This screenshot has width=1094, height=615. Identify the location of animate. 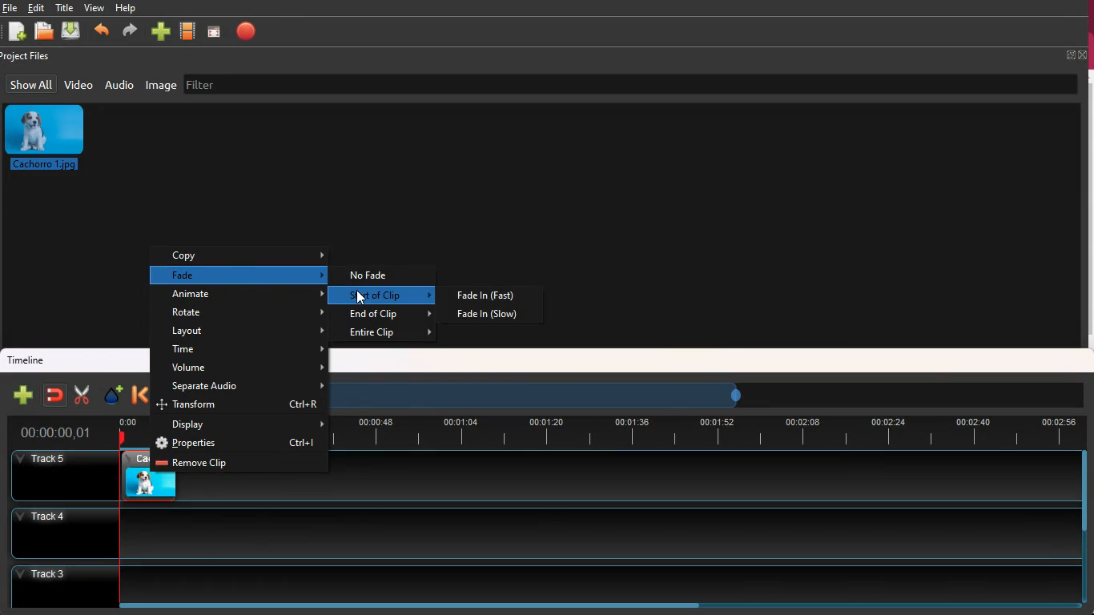
(250, 295).